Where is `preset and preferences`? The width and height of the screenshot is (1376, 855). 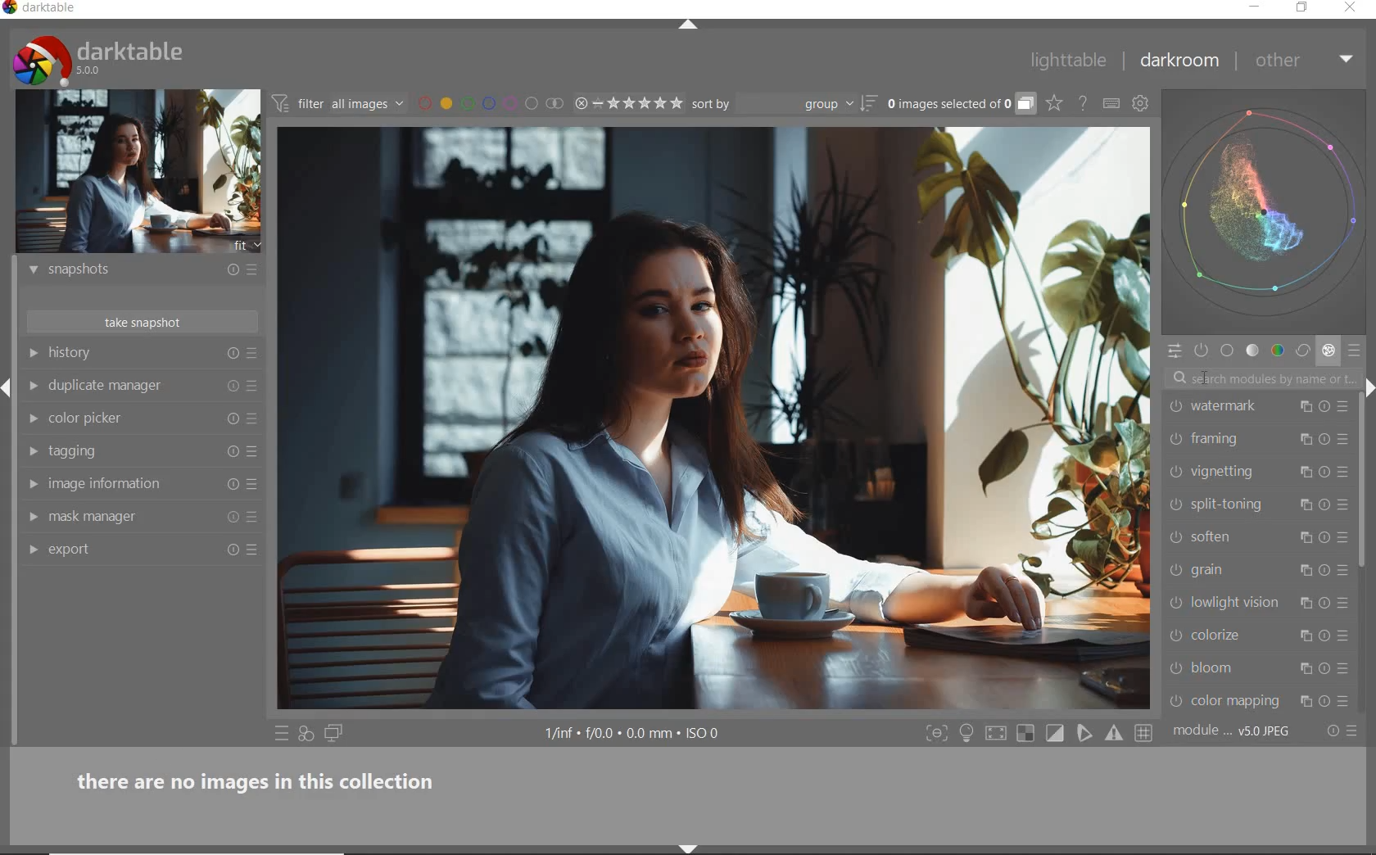
preset and preferences is located at coordinates (251, 271).